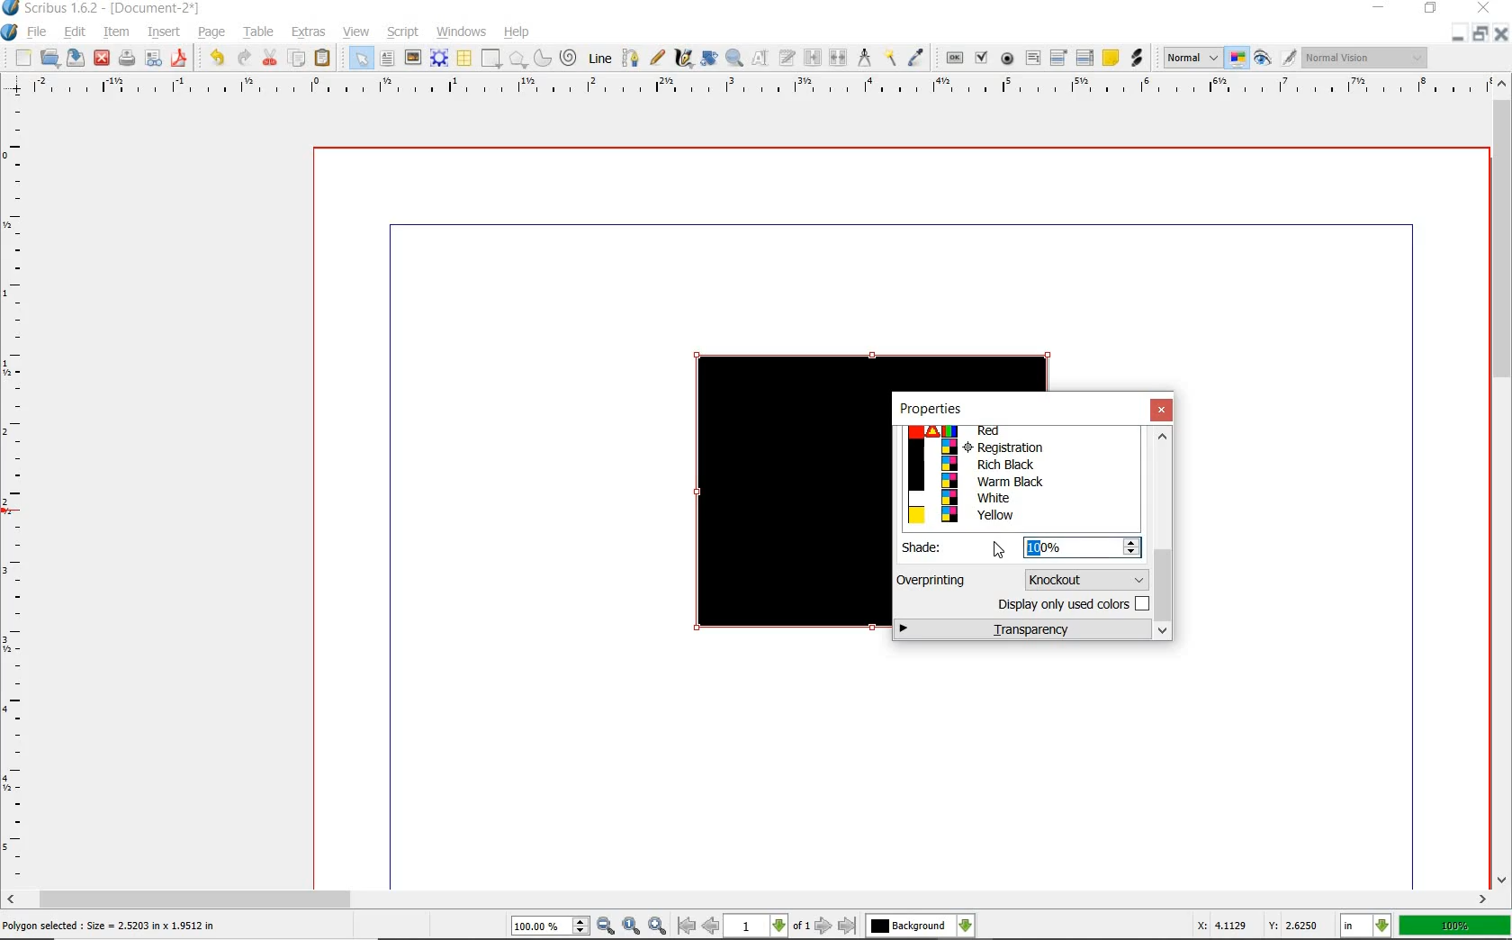  What do you see at coordinates (437, 58) in the screenshot?
I see `render frame` at bounding box center [437, 58].